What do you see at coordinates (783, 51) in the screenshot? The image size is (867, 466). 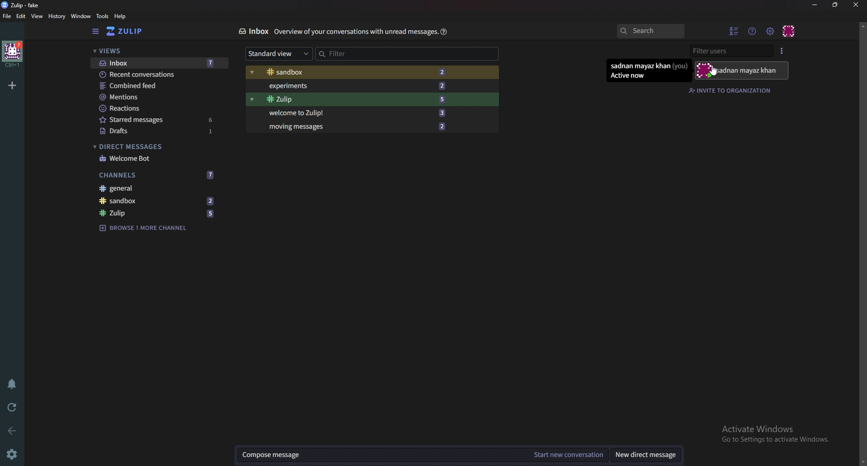 I see `User list style` at bounding box center [783, 51].